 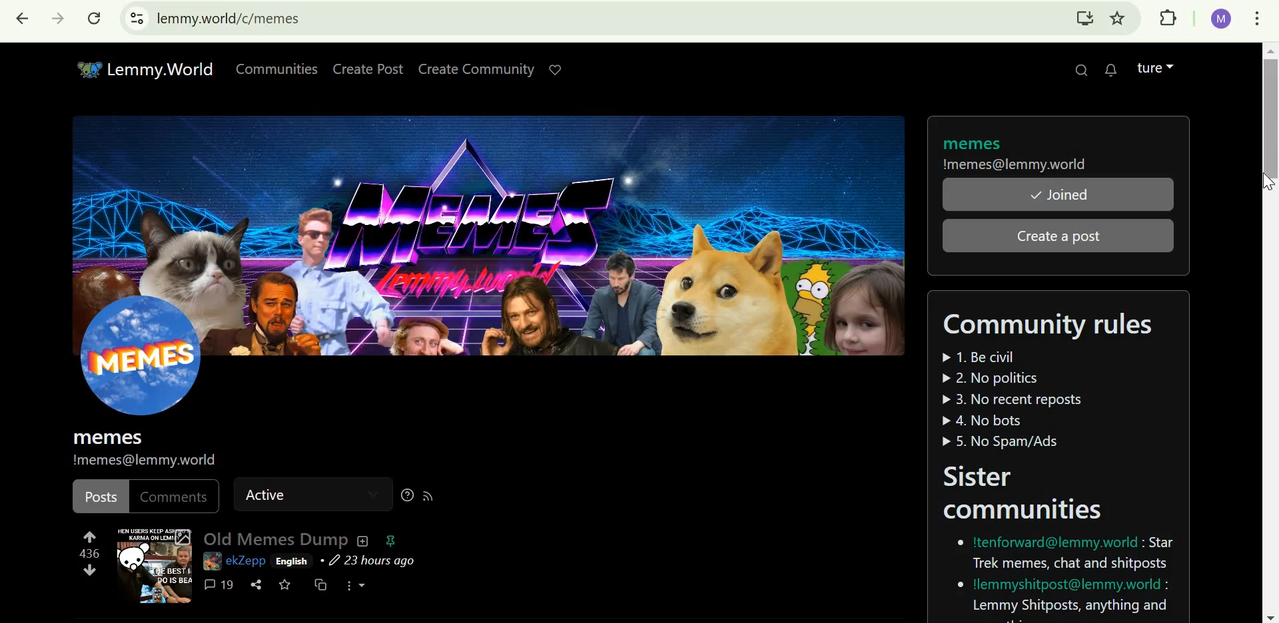 What do you see at coordinates (157, 461) in the screenshot?
I see `!memes@lemmy.world` at bounding box center [157, 461].